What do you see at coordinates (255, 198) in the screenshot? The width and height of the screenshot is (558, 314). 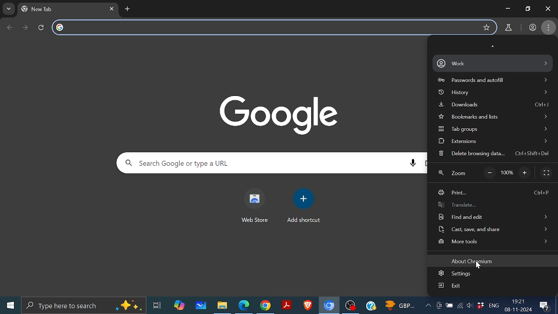 I see `Web store` at bounding box center [255, 198].